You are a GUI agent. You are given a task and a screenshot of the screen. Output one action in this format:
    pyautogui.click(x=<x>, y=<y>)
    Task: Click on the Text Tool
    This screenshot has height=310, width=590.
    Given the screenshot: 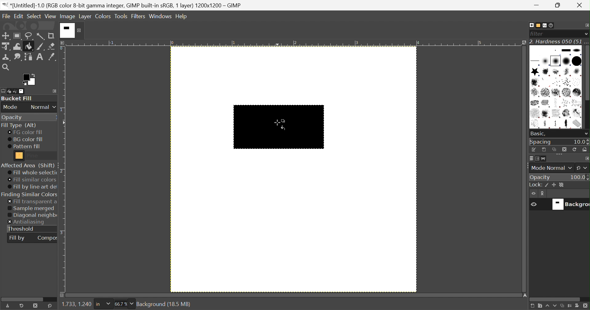 What is the action you would take?
    pyautogui.click(x=40, y=57)
    